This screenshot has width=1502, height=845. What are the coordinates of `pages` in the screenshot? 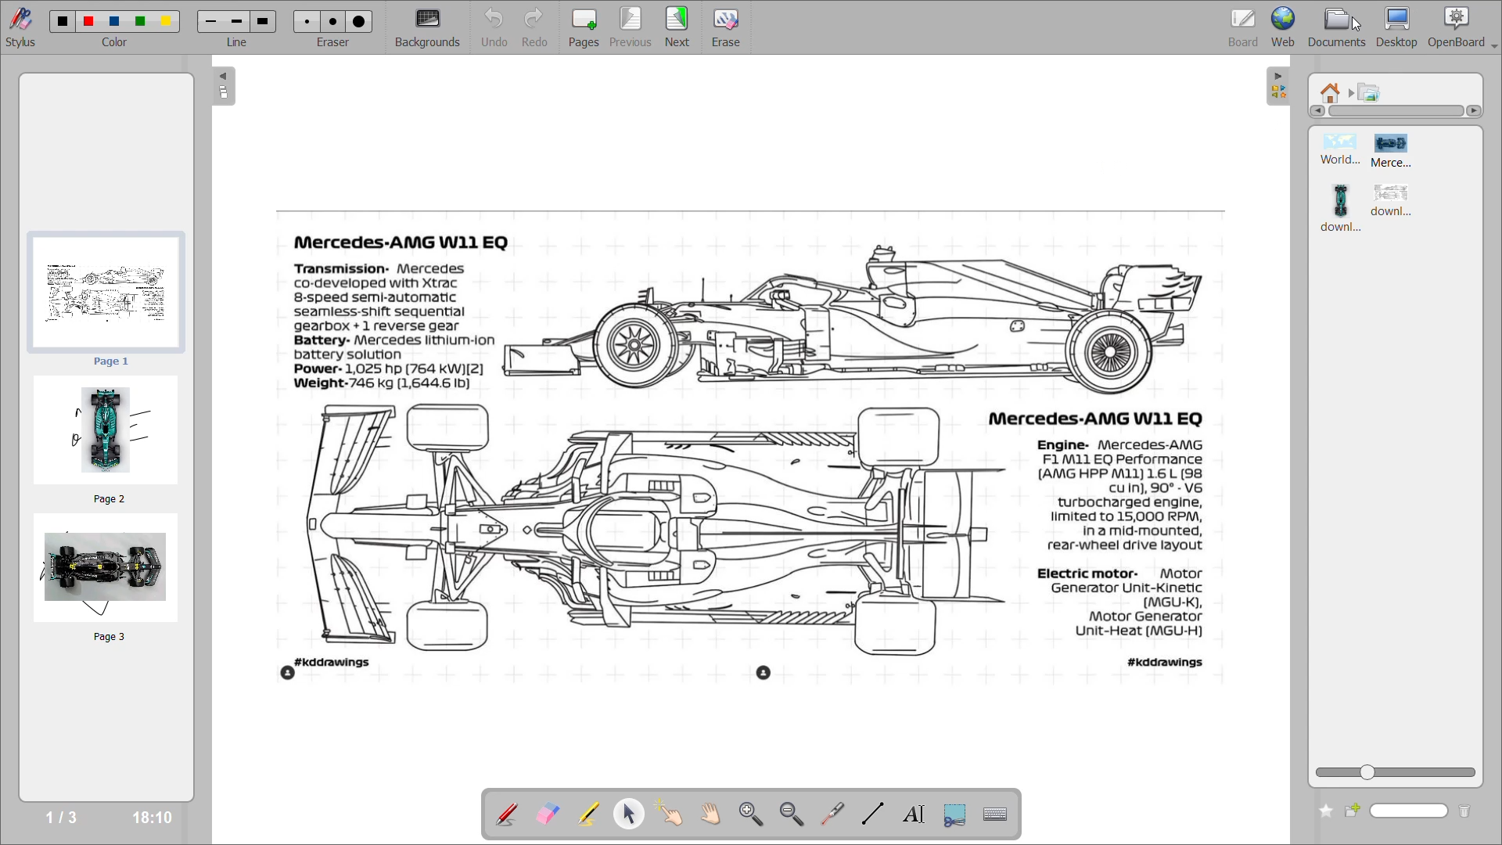 It's located at (585, 27).